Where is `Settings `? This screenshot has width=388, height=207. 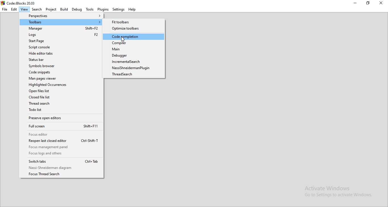 Settings  is located at coordinates (119, 9).